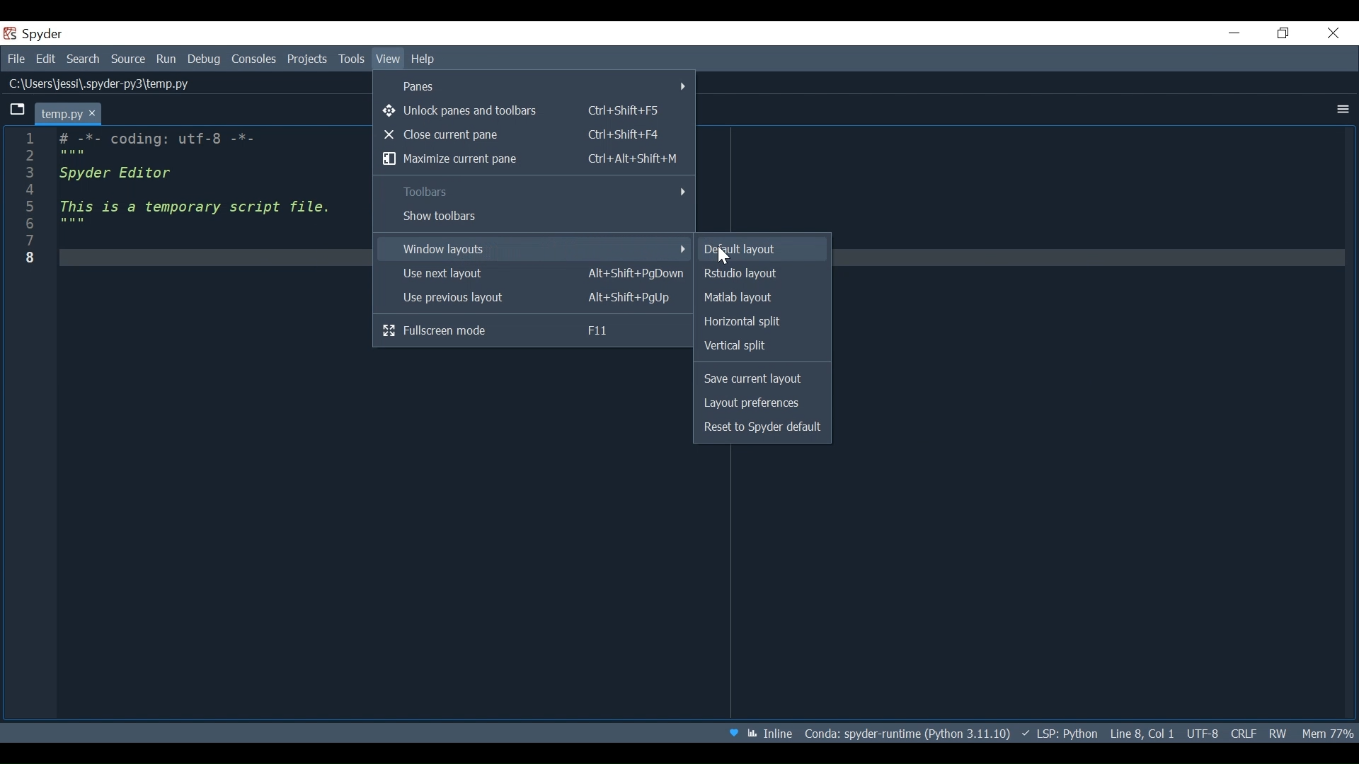 Image resolution: width=1359 pixels, height=764 pixels. I want to click on Debug, so click(205, 60).